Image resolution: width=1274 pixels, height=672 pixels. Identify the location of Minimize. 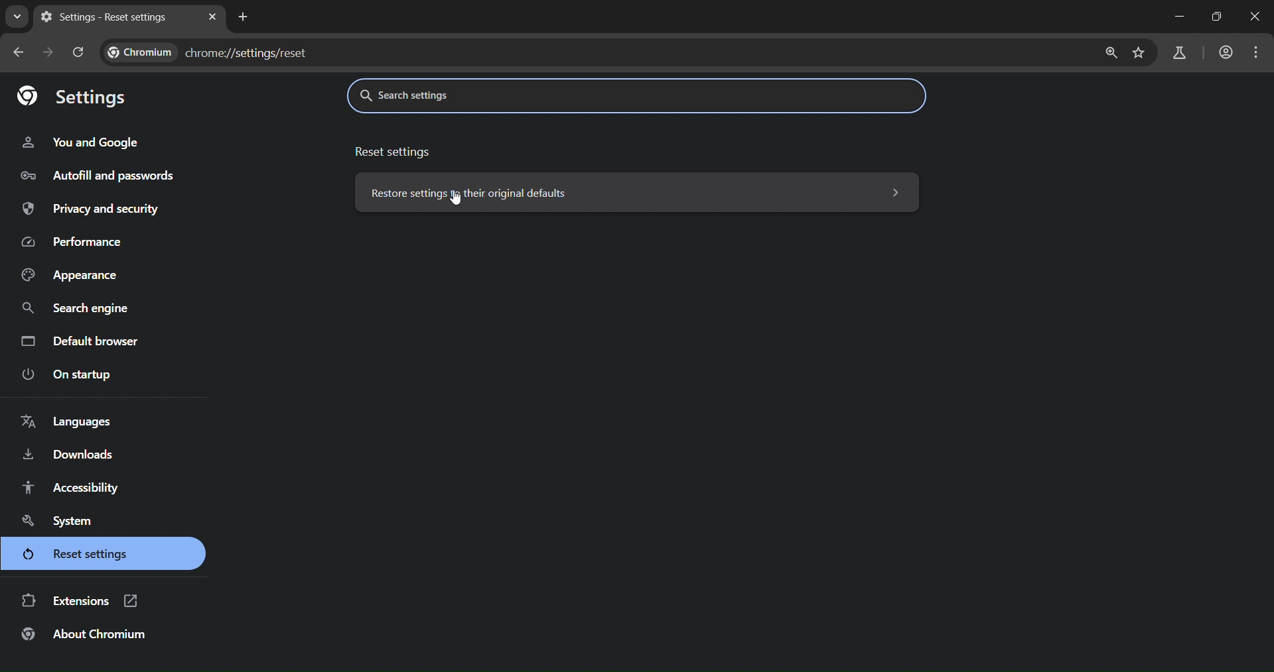
(1181, 16).